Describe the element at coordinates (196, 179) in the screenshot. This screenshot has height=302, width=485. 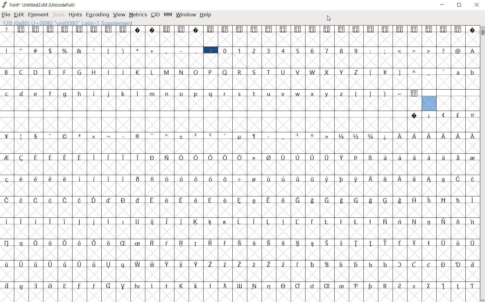
I see `glyph` at that location.